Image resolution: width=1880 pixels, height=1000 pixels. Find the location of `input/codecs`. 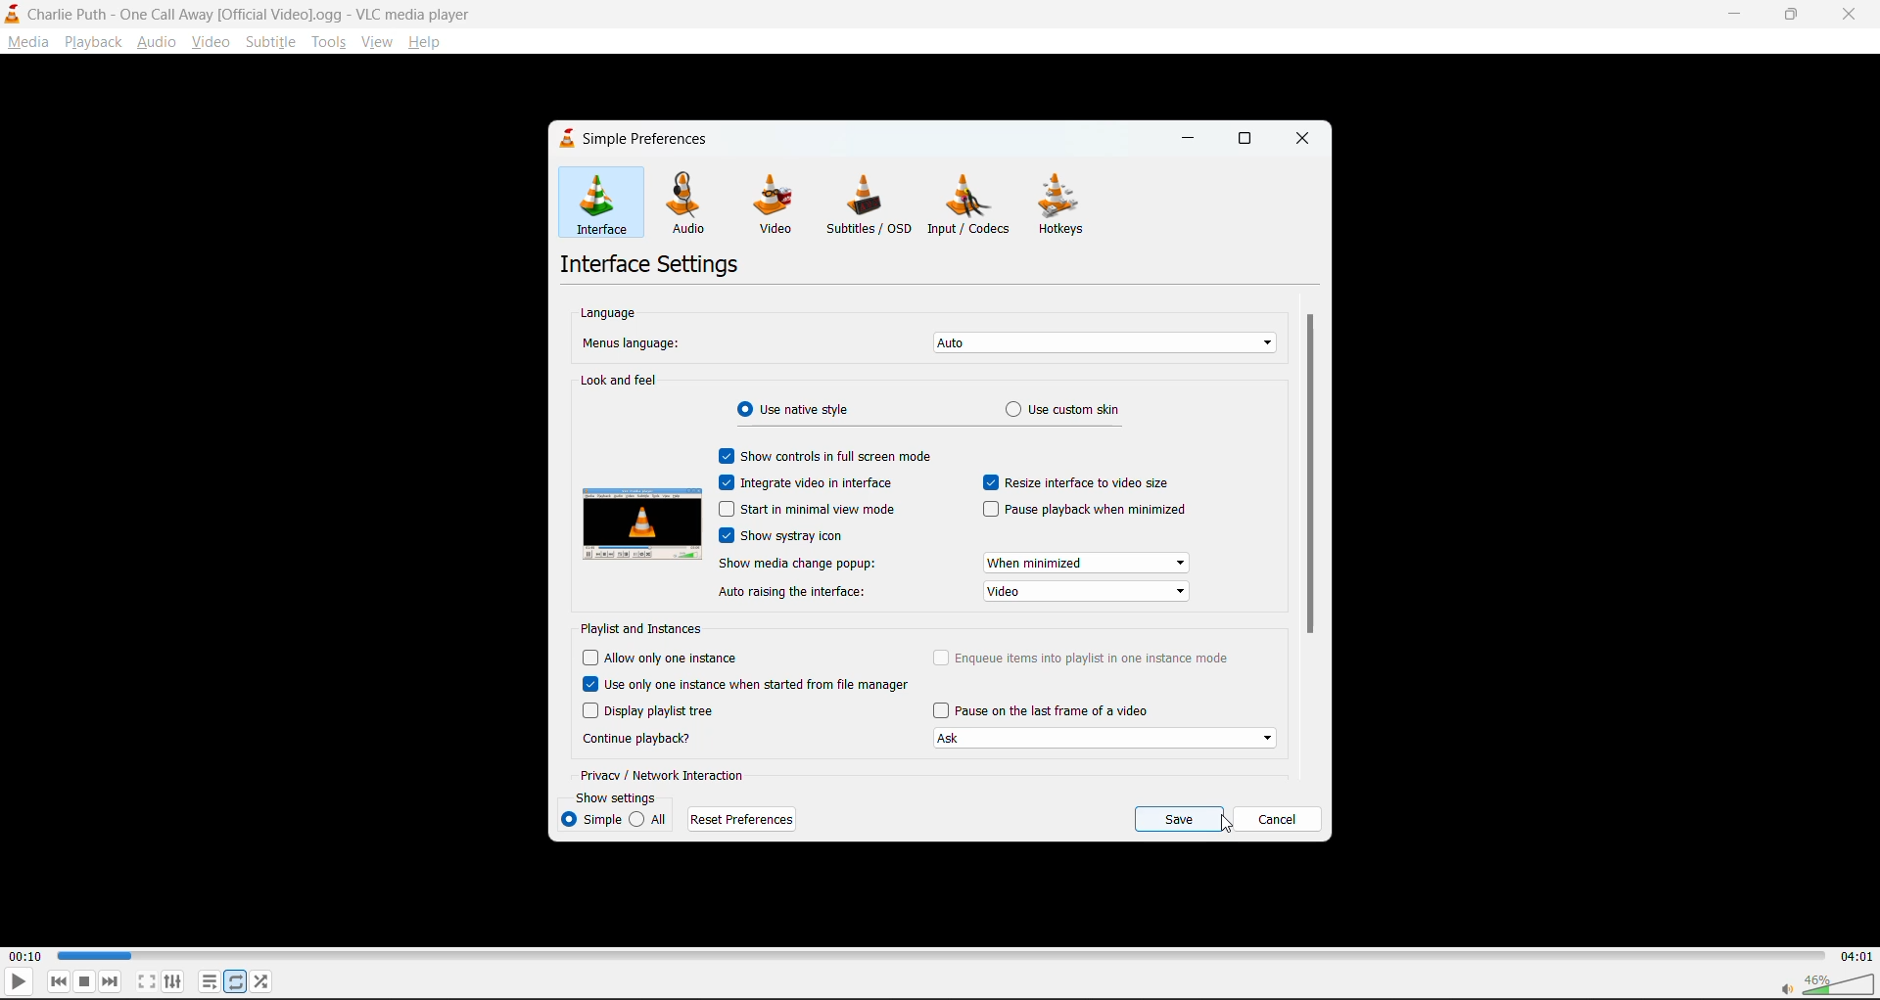

input/codecs is located at coordinates (969, 208).